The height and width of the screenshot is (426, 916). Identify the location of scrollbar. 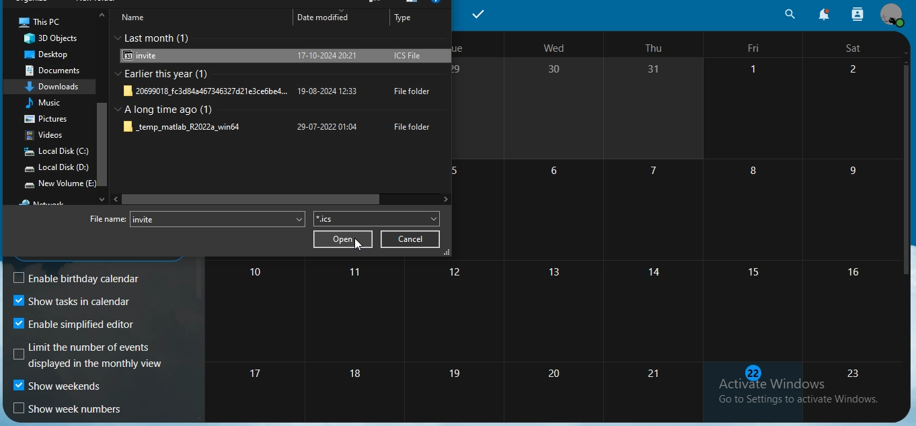
(908, 171).